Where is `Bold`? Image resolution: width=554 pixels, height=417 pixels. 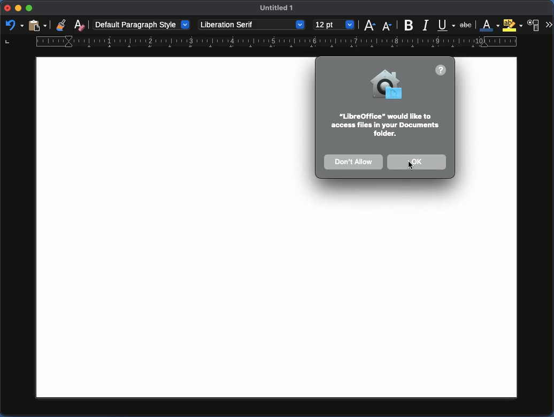 Bold is located at coordinates (409, 24).